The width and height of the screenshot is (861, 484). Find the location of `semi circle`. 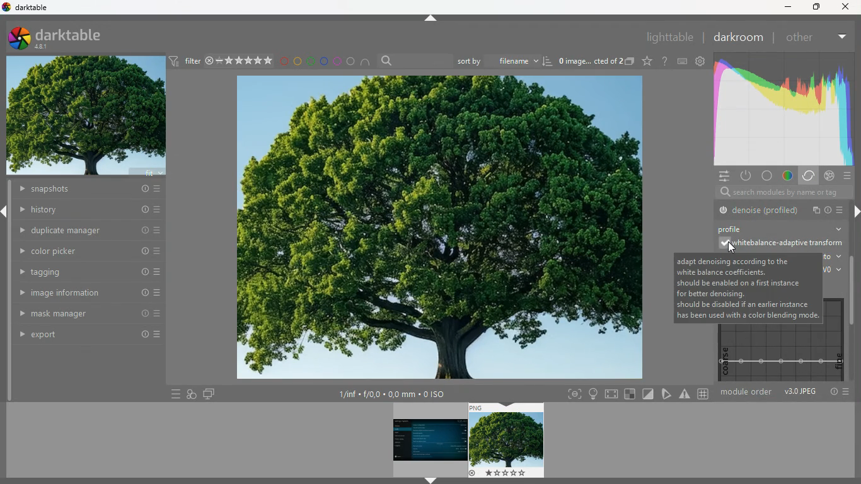

semi circle is located at coordinates (366, 61).